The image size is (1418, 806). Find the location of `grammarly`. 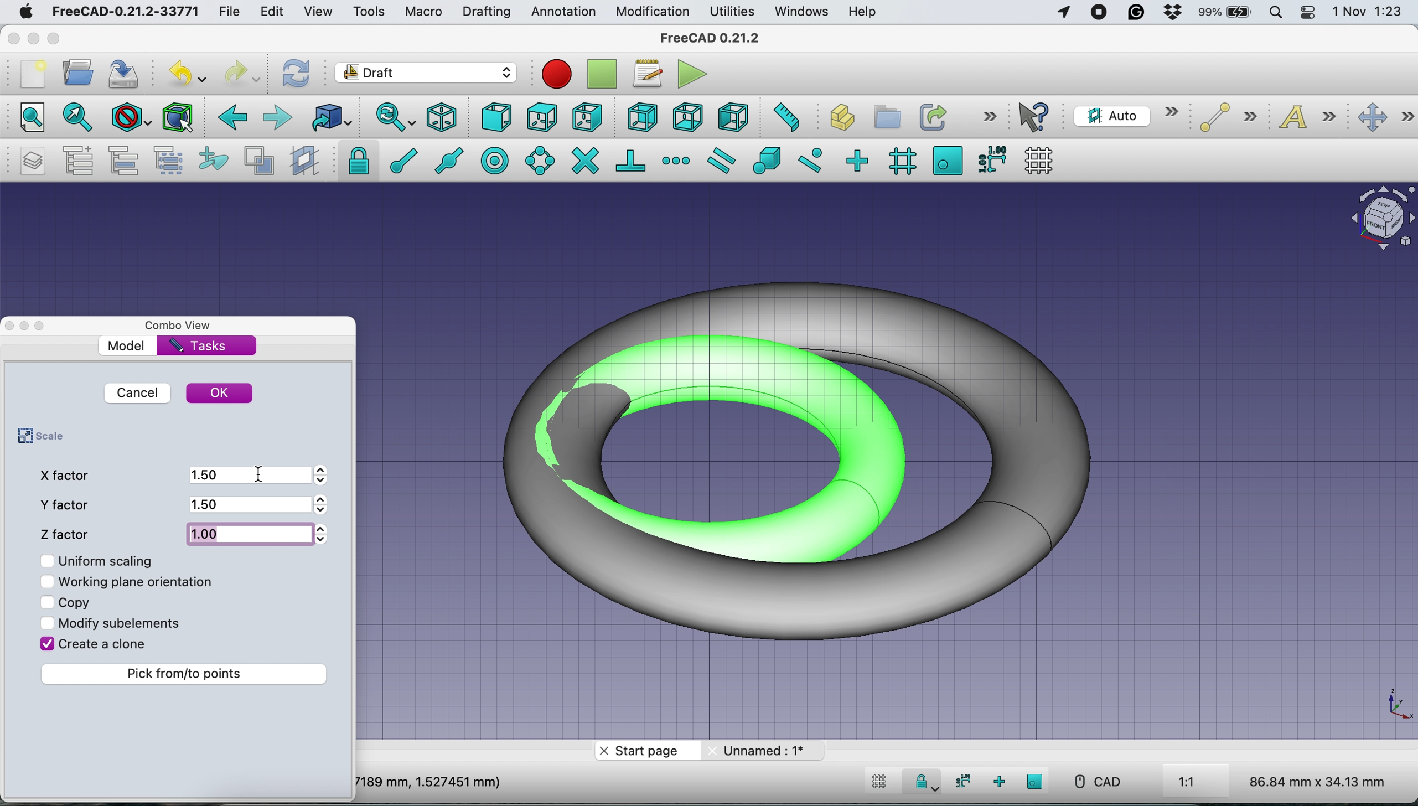

grammarly is located at coordinates (1135, 12).